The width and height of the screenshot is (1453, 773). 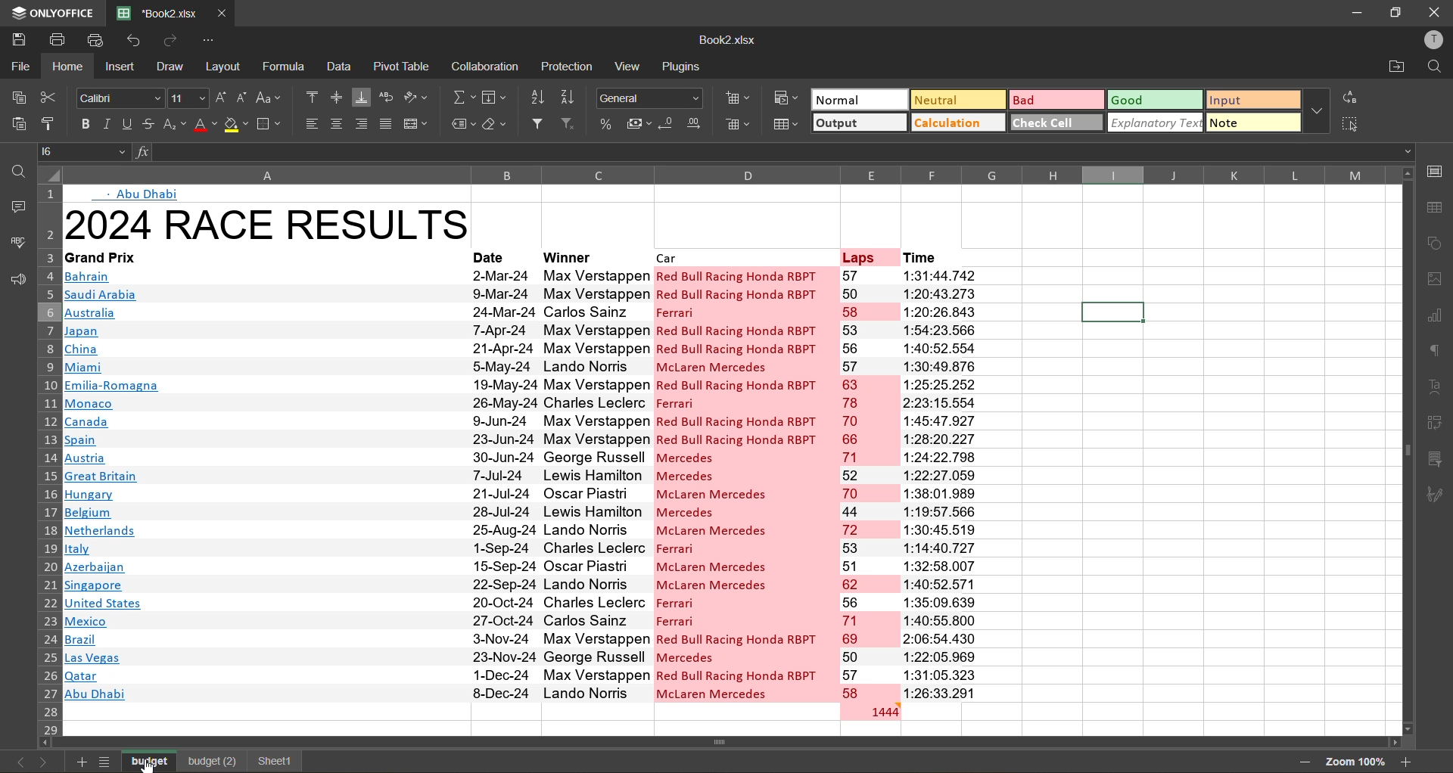 I want to click on clear filter, so click(x=574, y=126).